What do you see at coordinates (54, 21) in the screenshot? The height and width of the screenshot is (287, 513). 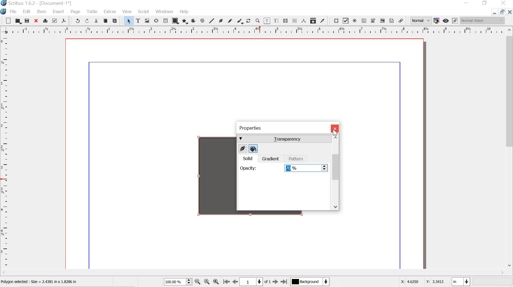 I see `preflight verifier` at bounding box center [54, 21].